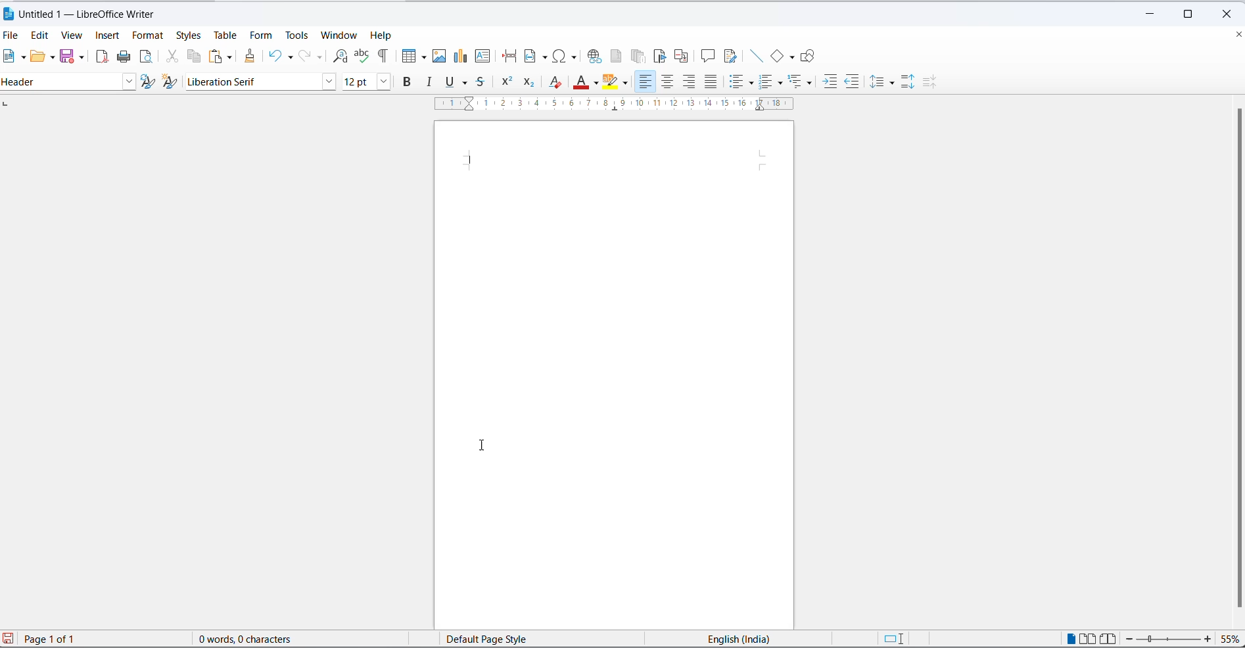 This screenshot has width=1245, height=648. Describe the element at coordinates (530, 83) in the screenshot. I see `subscript` at that location.